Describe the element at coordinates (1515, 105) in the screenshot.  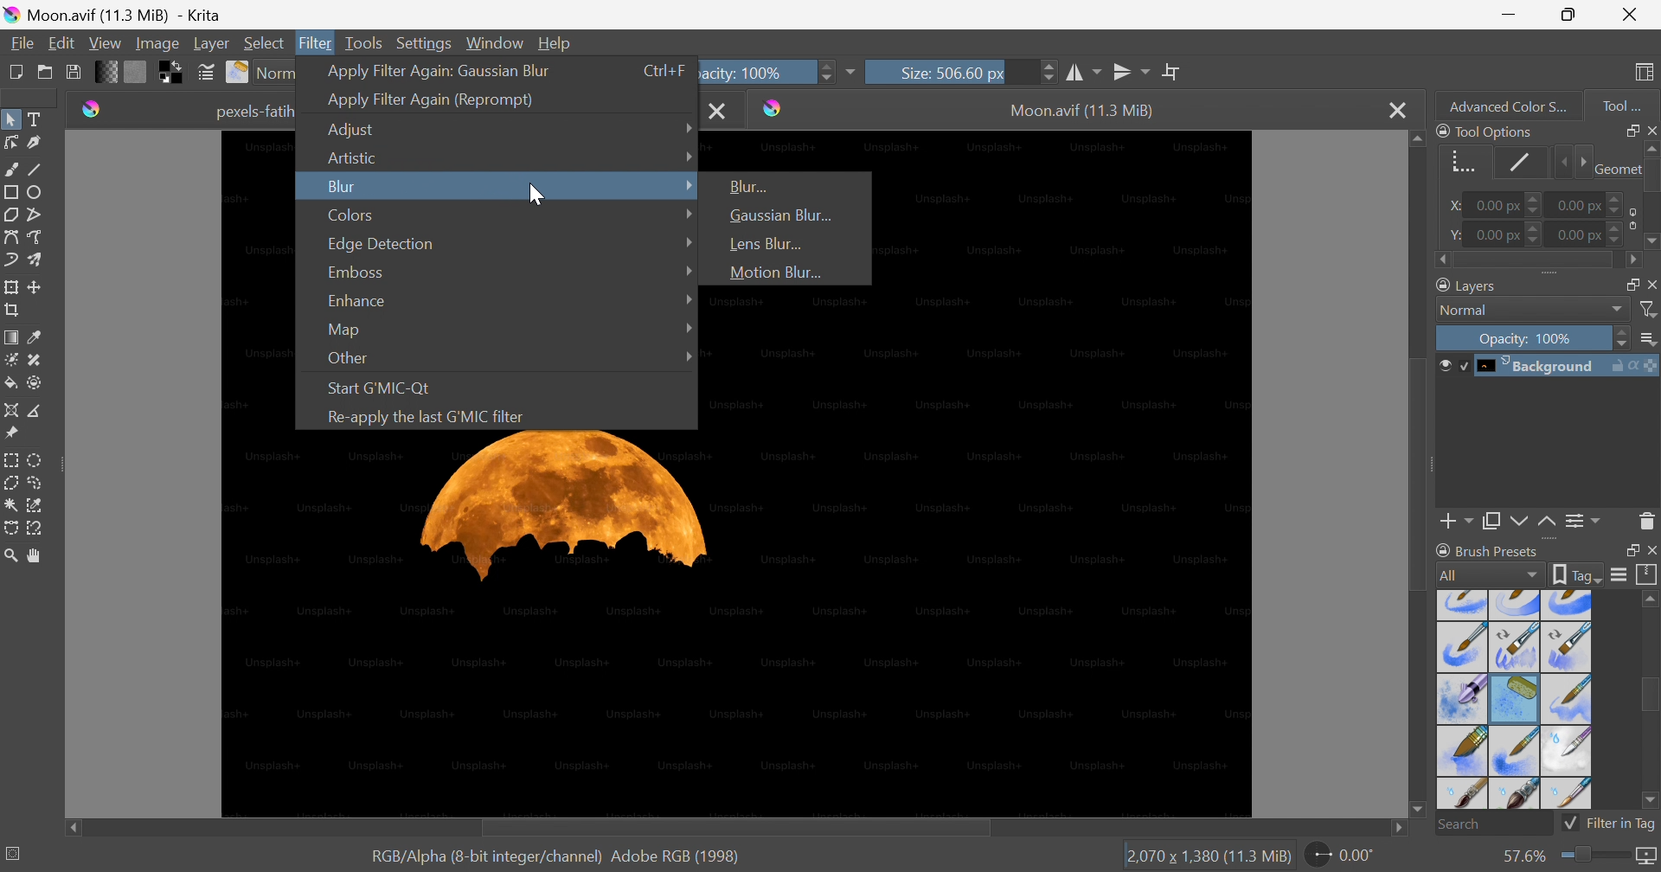
I see `Advanced color` at that location.